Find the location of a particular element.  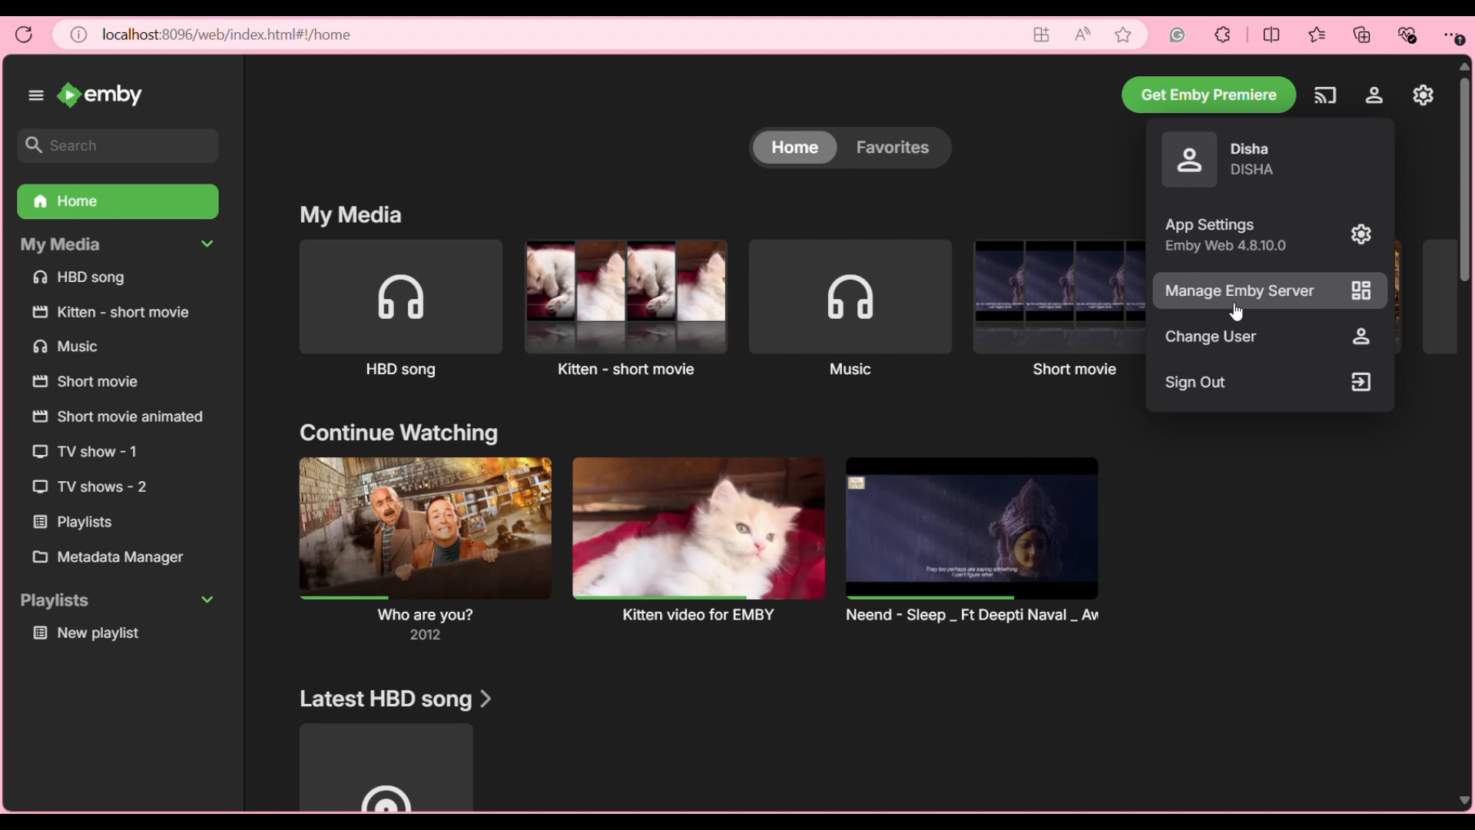

kitten-short movie is located at coordinates (618, 307).